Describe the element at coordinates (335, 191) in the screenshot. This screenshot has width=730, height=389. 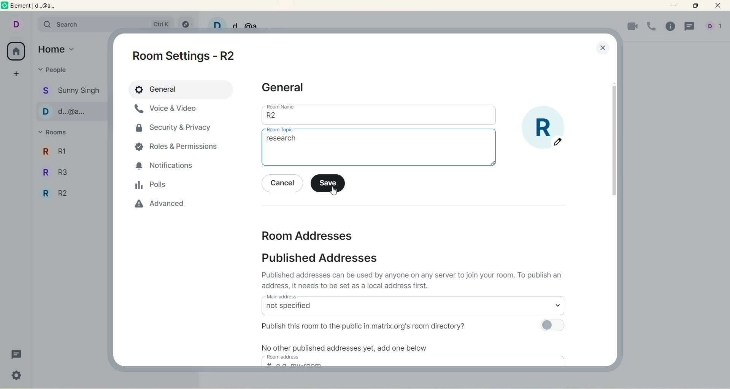
I see `cursor` at that location.